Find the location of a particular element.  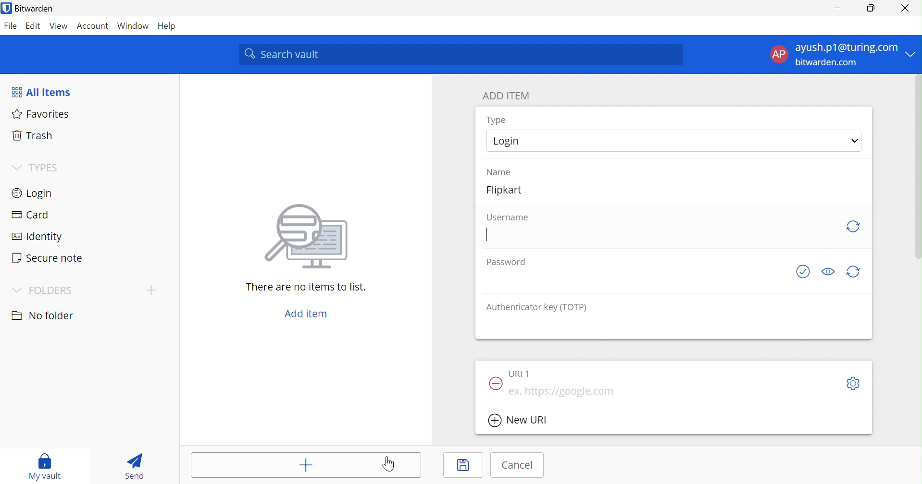

Name is located at coordinates (500, 171).